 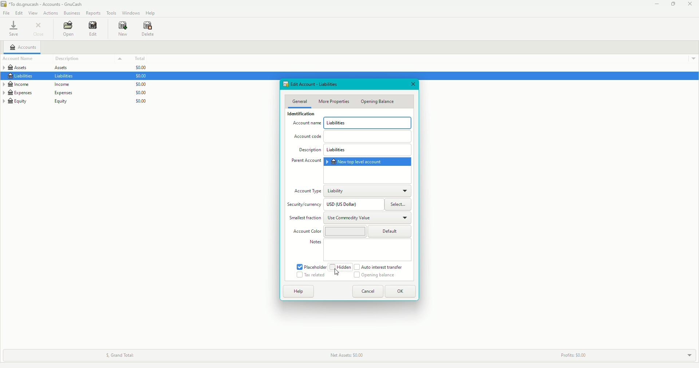 I want to click on Windows, so click(x=132, y=13).